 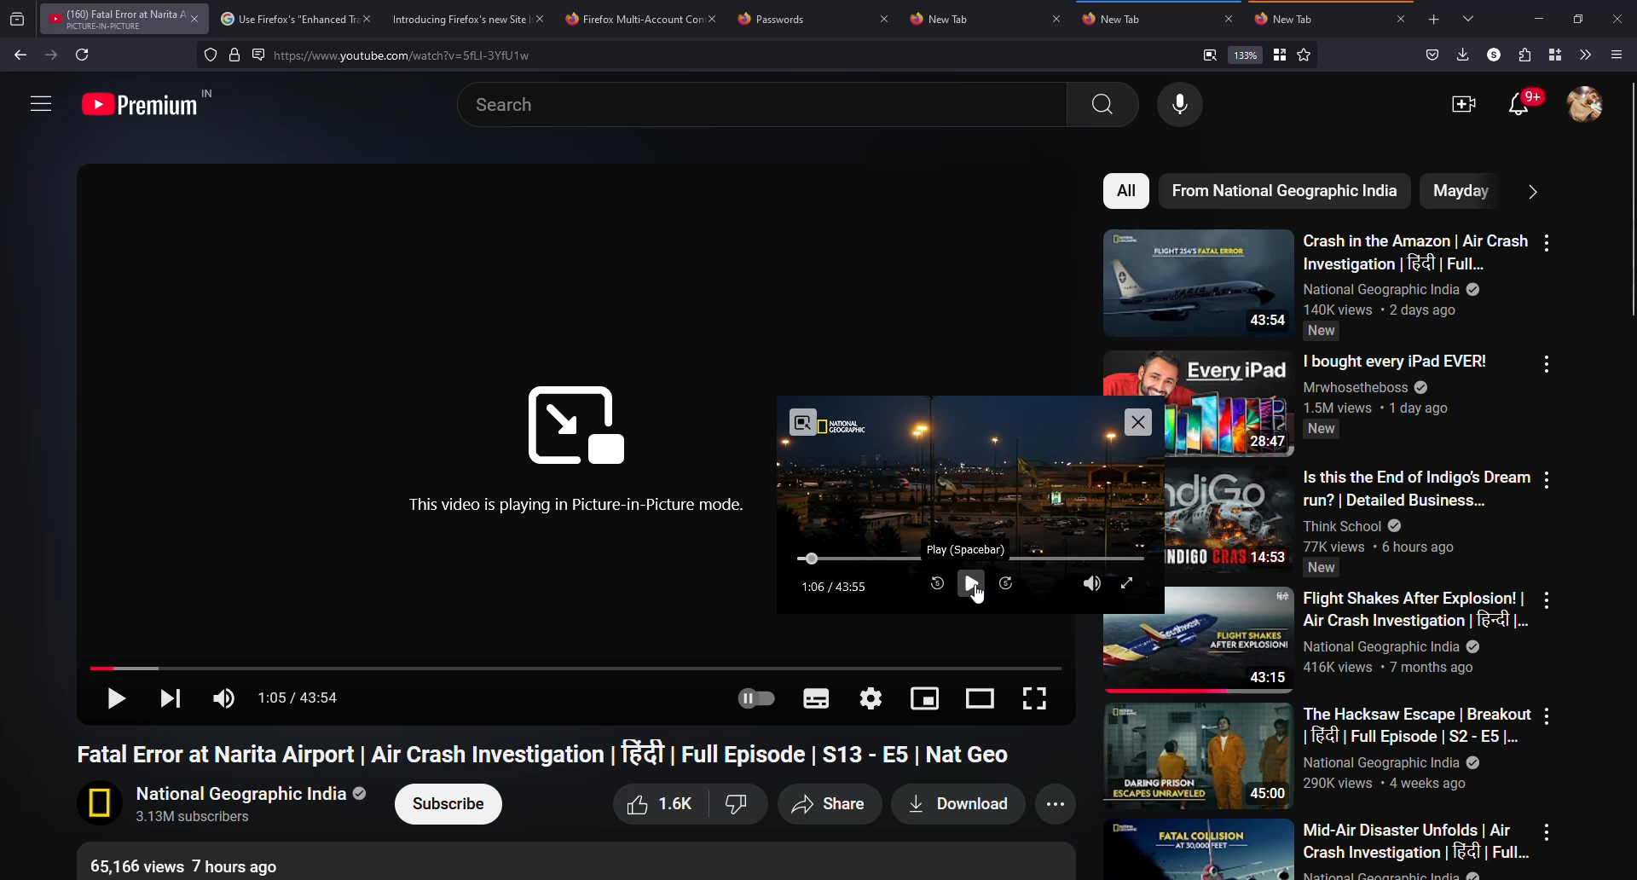 I want to click on Video thumbnail, so click(x=1198, y=848).